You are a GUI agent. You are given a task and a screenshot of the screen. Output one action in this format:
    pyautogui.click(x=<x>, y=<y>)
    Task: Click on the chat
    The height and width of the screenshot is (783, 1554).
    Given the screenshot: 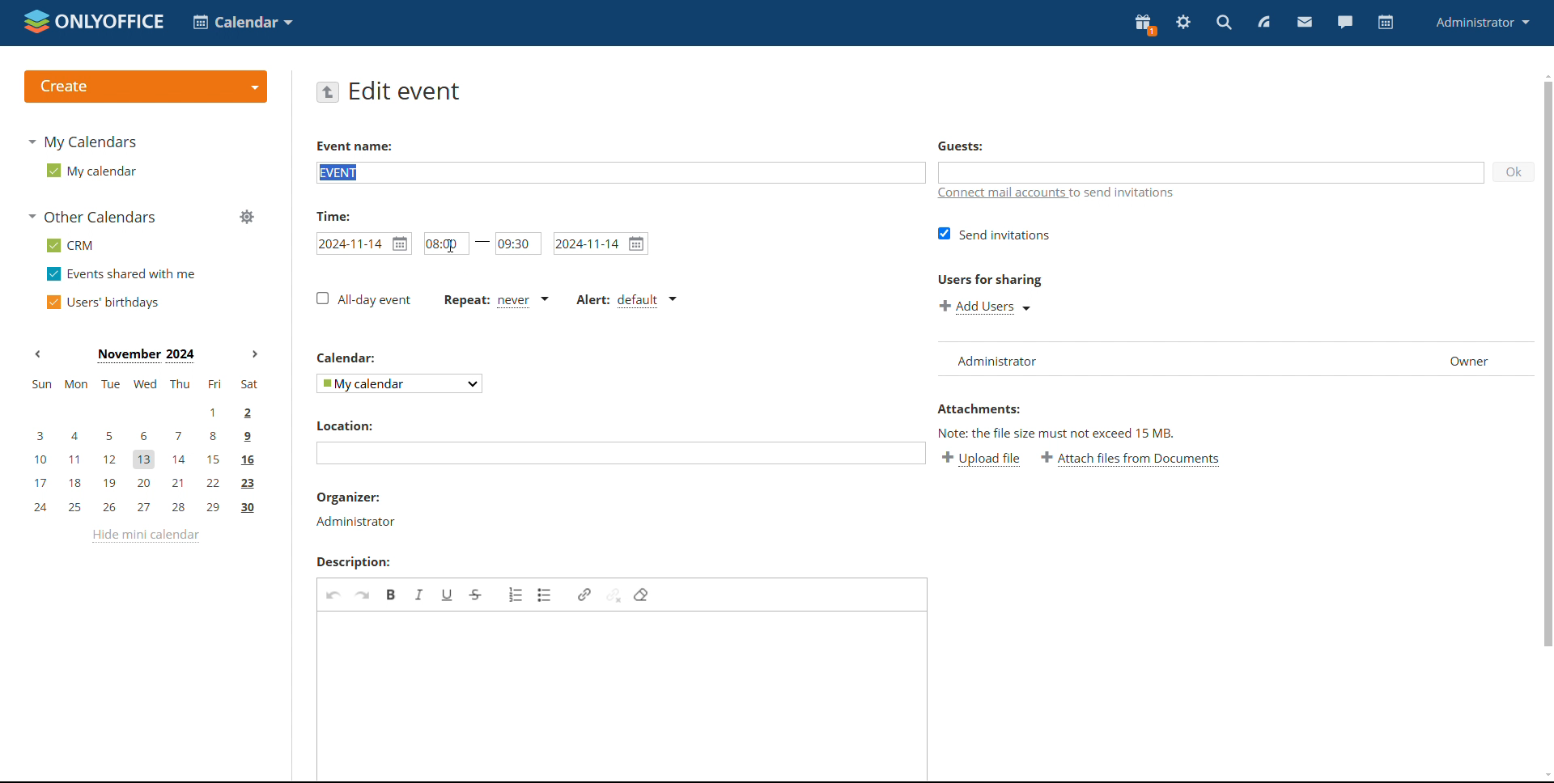 What is the action you would take?
    pyautogui.click(x=1344, y=23)
    